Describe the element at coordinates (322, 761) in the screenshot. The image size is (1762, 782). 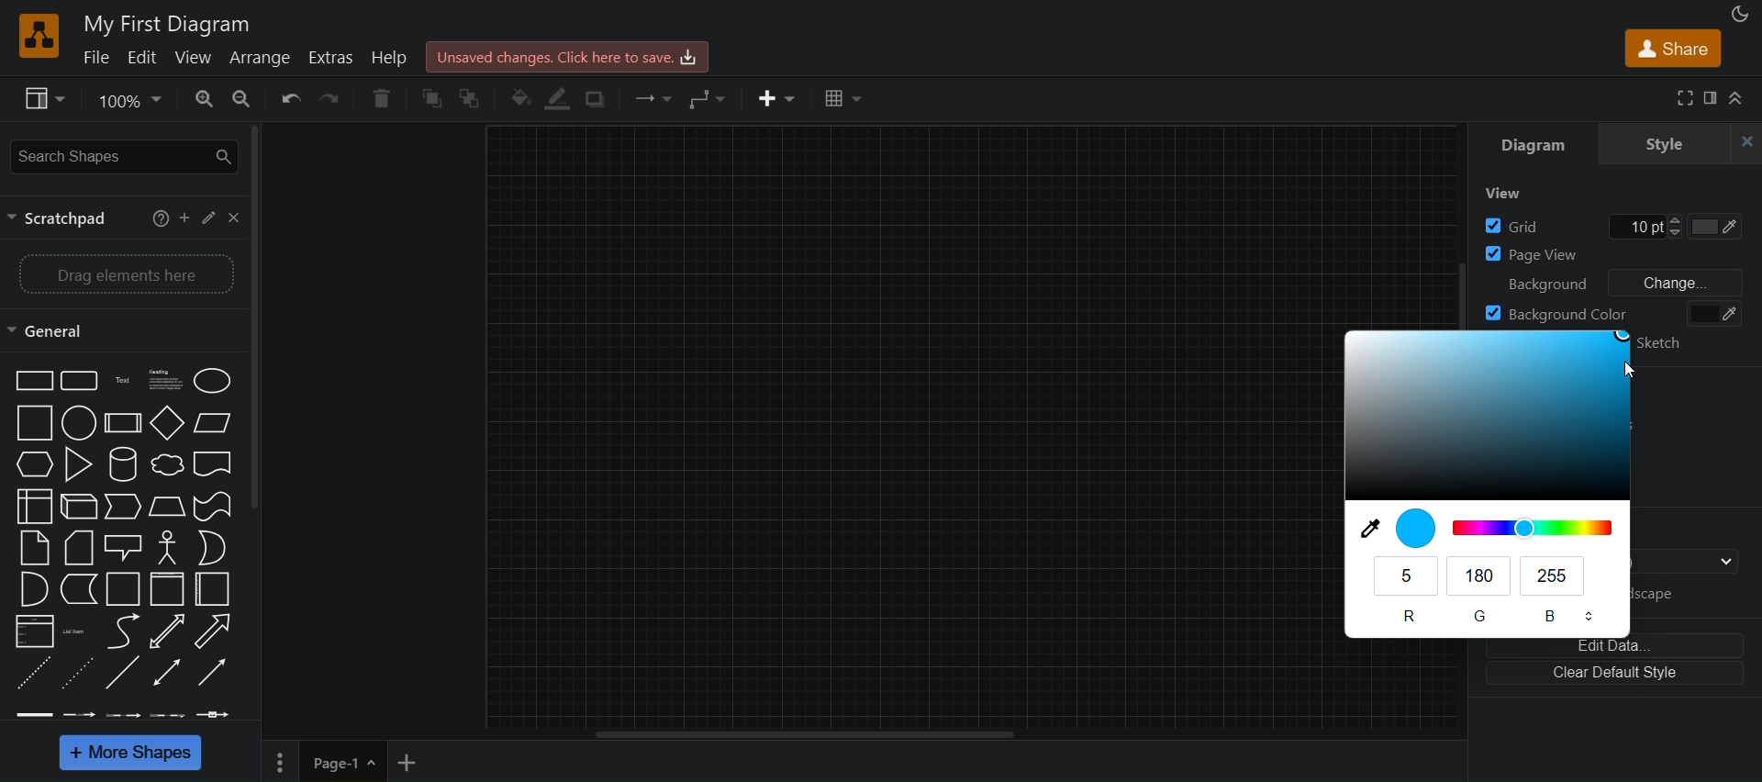
I see `page 1` at that location.